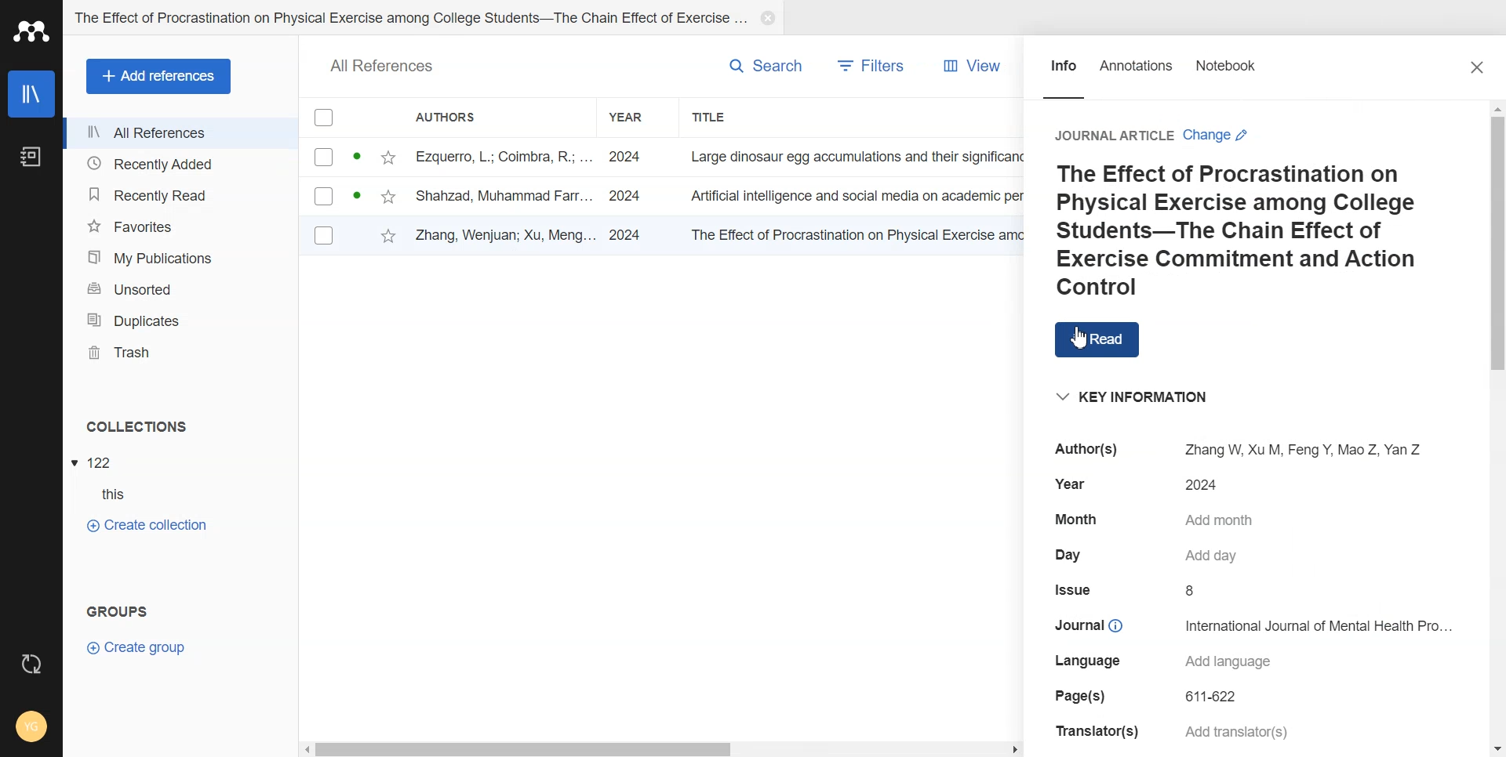 The image size is (1506, 757). I want to click on Active, so click(358, 193).